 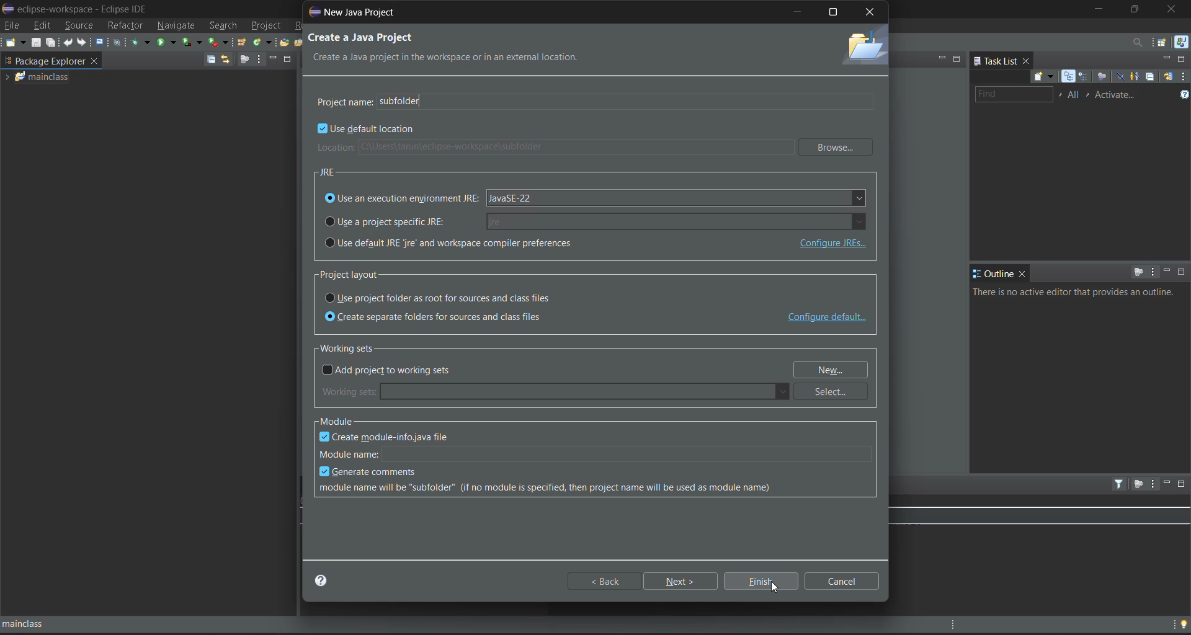 What do you see at coordinates (1137, 9) in the screenshot?
I see `maximize` at bounding box center [1137, 9].